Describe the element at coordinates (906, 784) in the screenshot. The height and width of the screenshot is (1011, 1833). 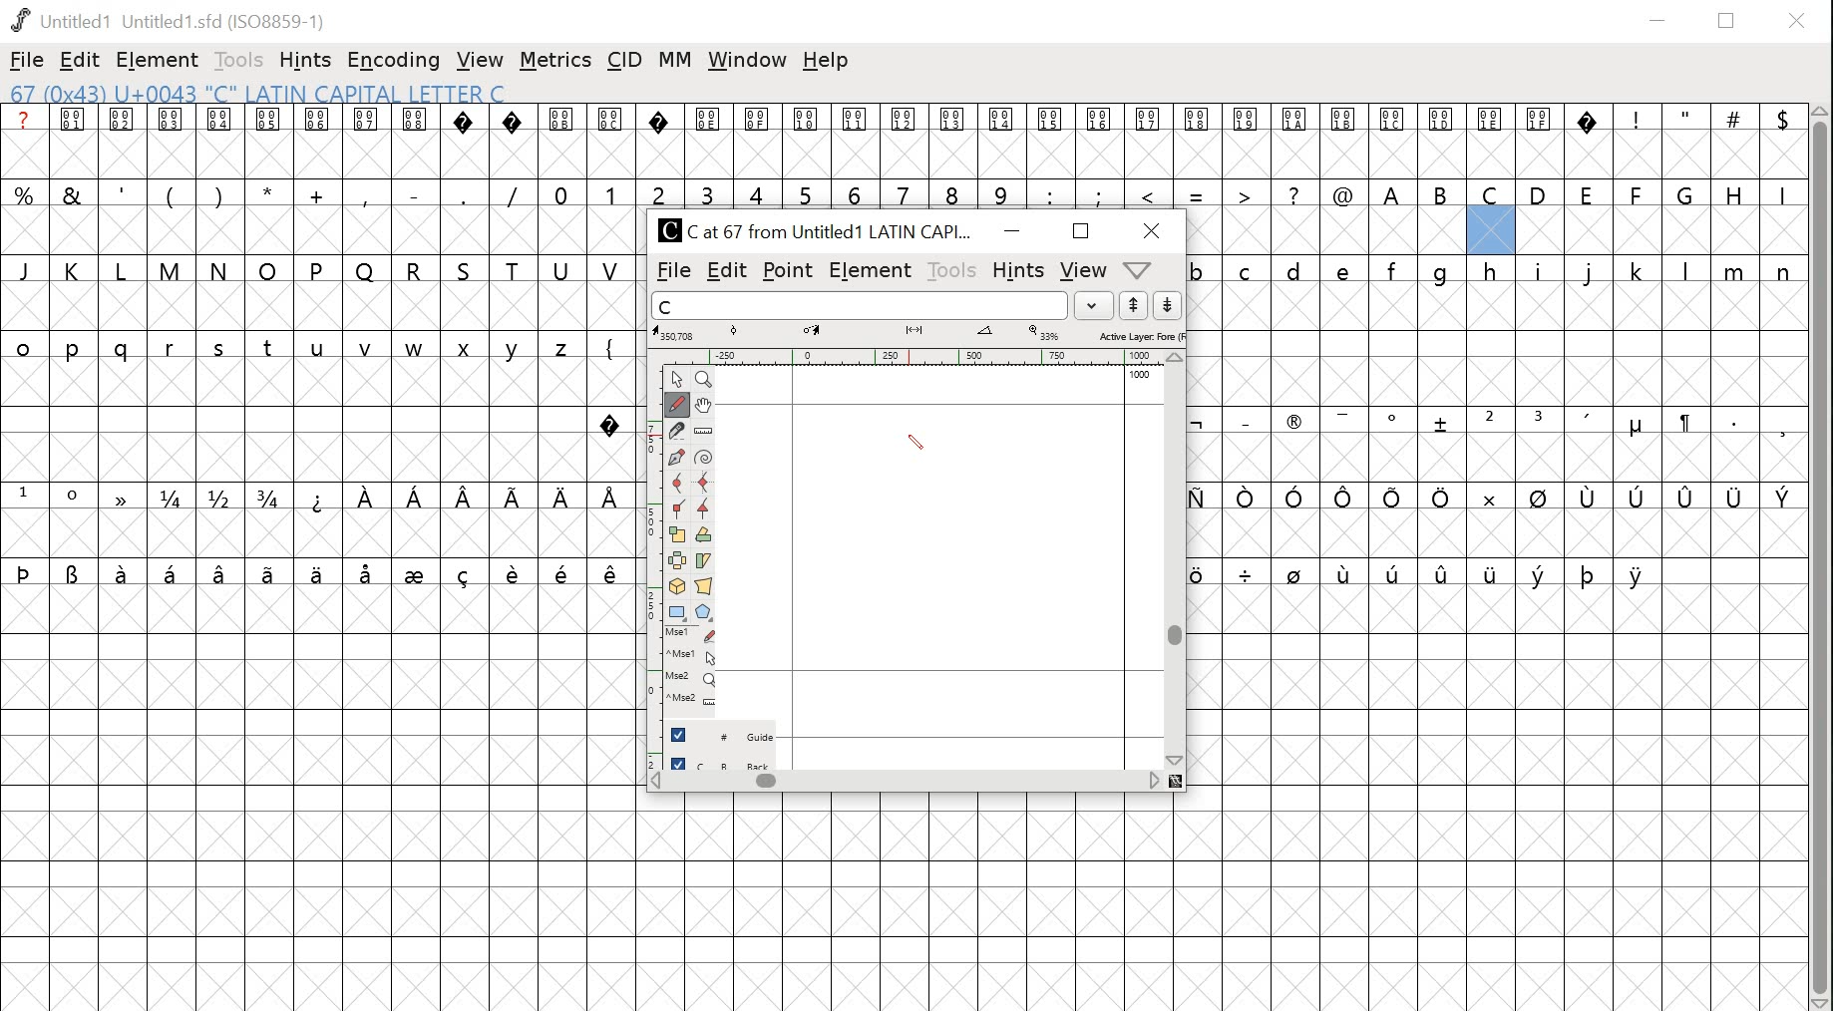
I see `scrollbar` at that location.